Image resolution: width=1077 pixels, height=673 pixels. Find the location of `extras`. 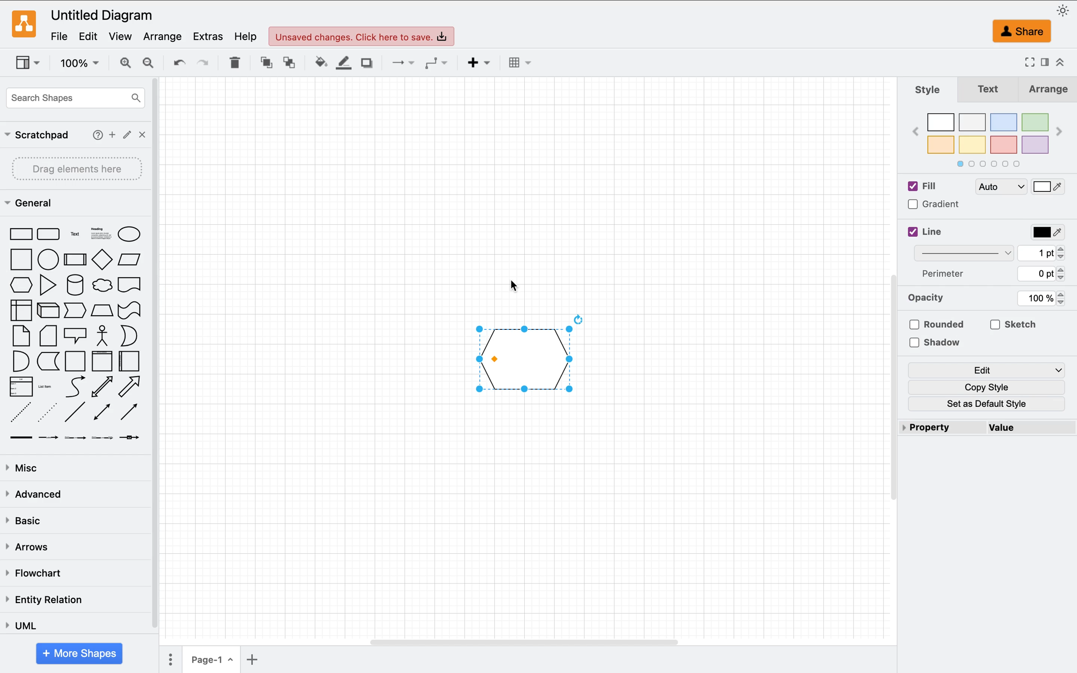

extras is located at coordinates (207, 35).